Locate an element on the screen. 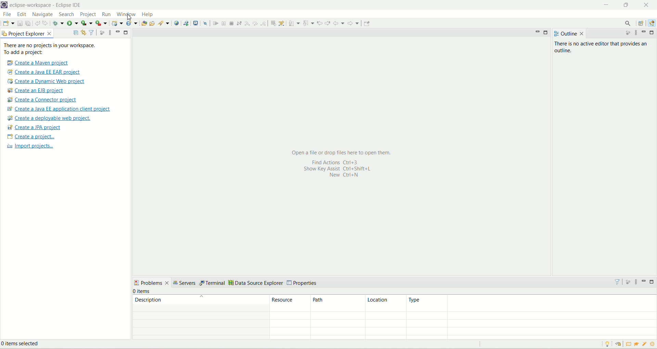  use step filters is located at coordinates (282, 23).